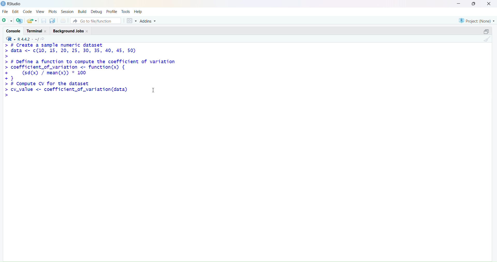 The height and width of the screenshot is (262, 497). I want to click on debug, so click(96, 12).